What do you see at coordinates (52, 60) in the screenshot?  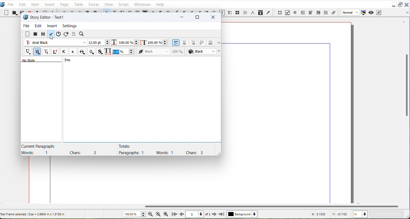 I see `Text` at bounding box center [52, 60].